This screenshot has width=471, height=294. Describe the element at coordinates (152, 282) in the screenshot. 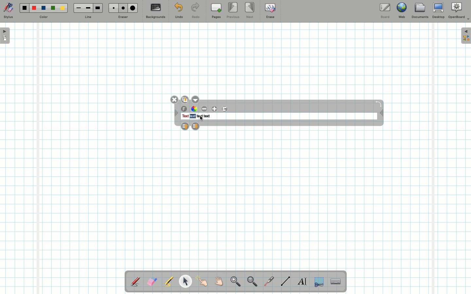

I see `Eraser` at that location.